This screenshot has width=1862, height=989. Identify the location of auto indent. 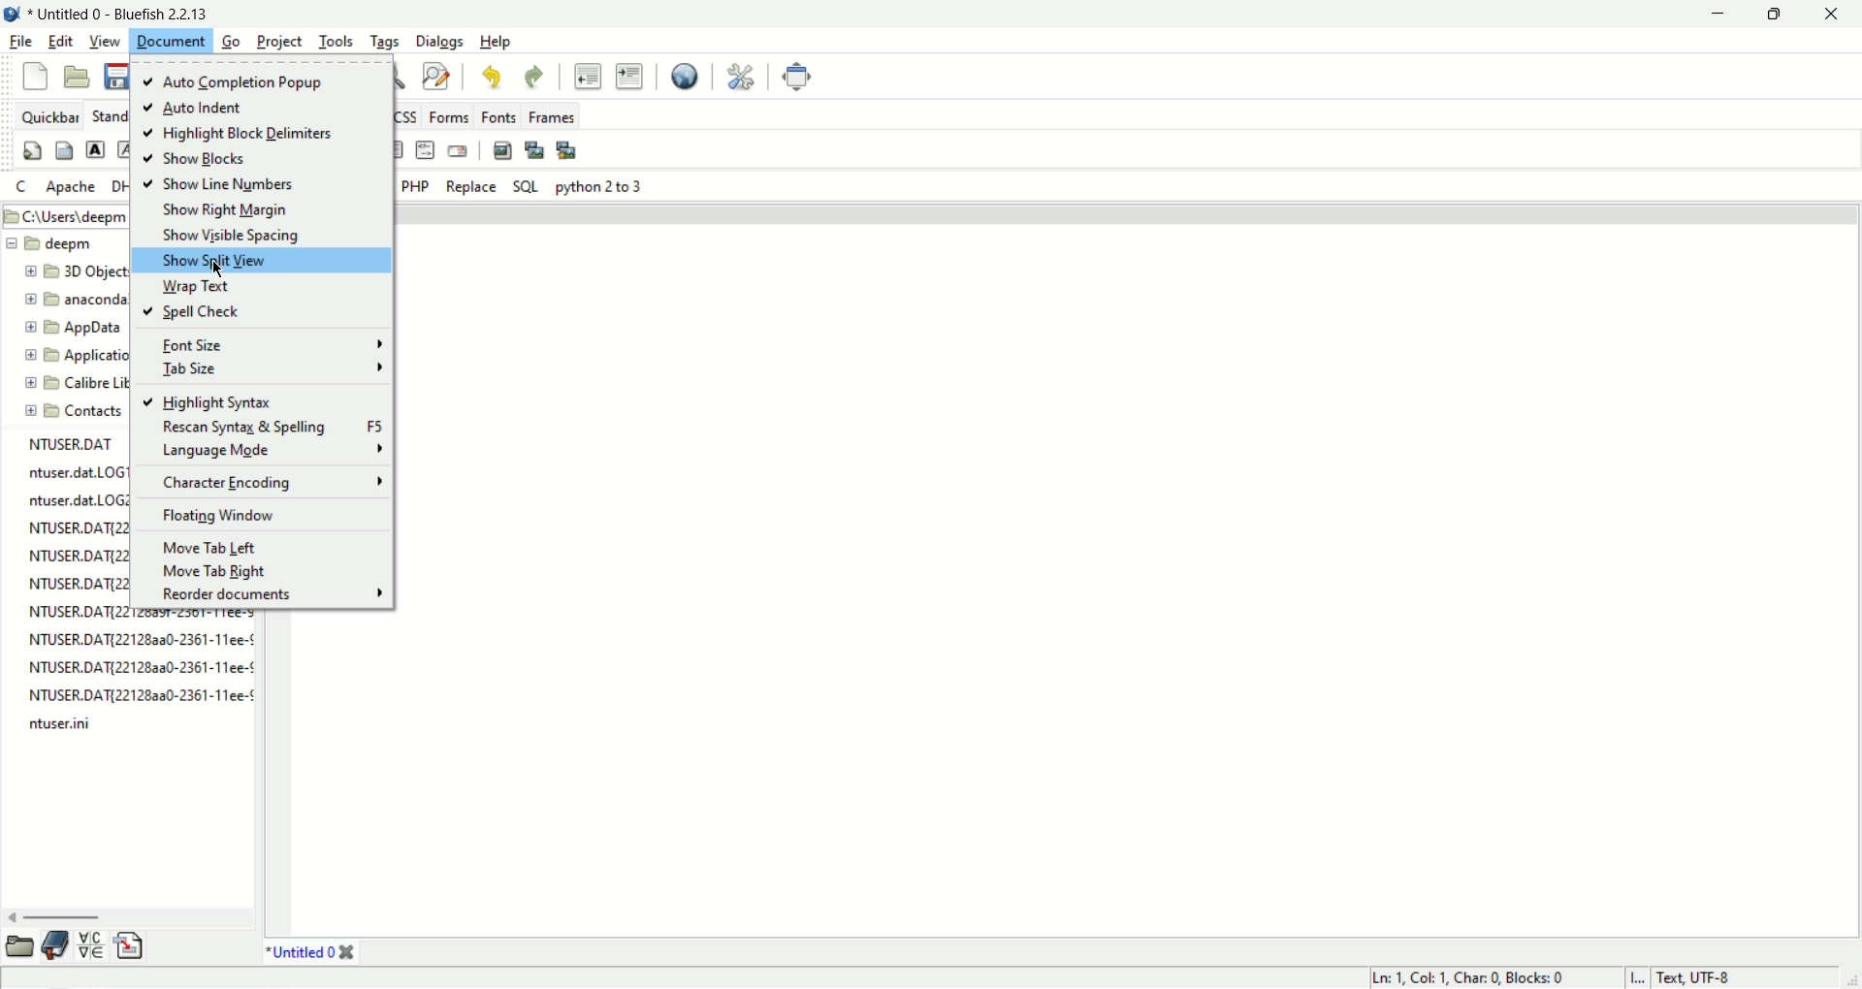
(206, 109).